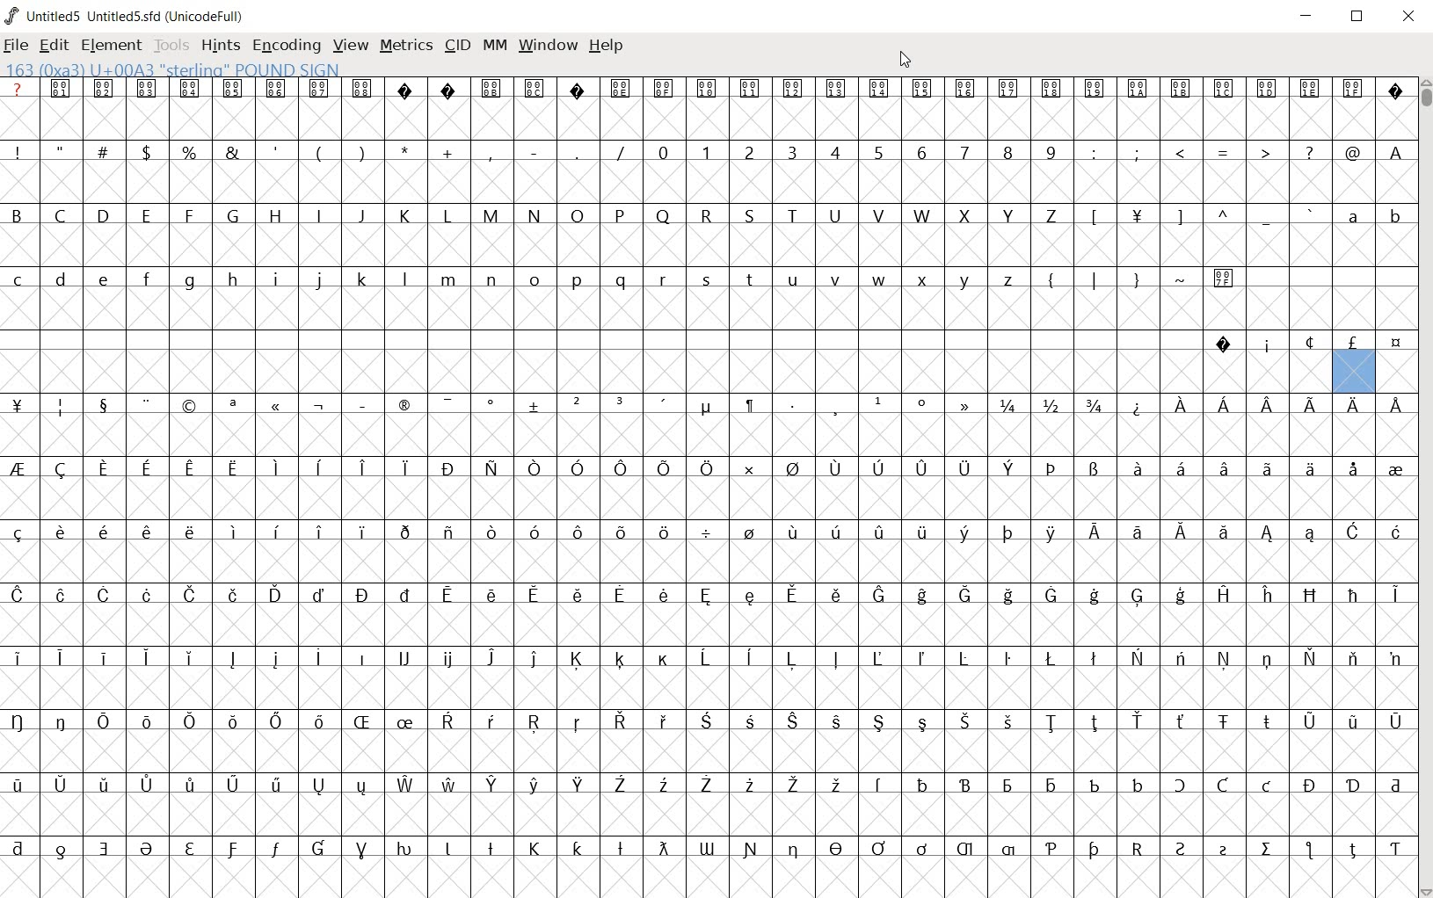  I want to click on file, so click(18, 45).